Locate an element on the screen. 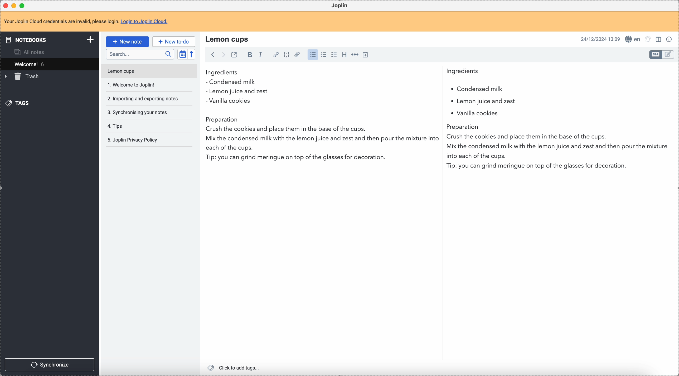 The image size is (679, 376). tags is located at coordinates (19, 103).